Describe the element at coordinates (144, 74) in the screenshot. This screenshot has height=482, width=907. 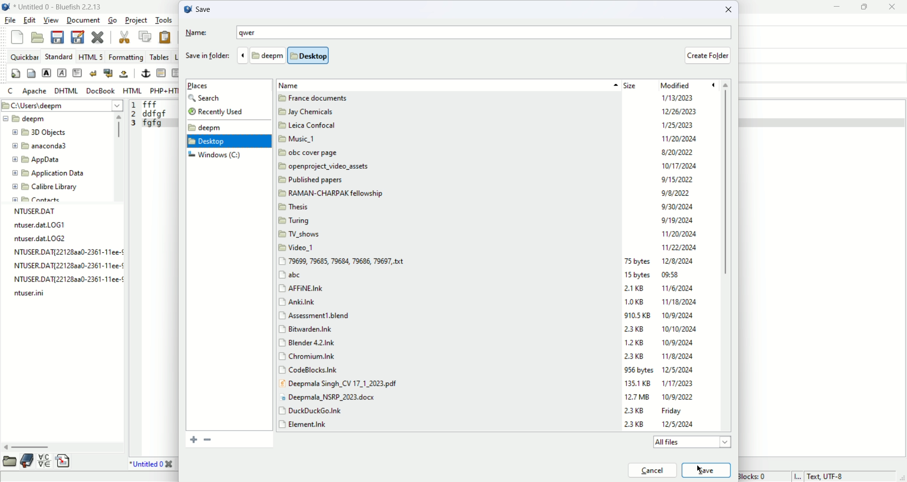
I see `anchor` at that location.